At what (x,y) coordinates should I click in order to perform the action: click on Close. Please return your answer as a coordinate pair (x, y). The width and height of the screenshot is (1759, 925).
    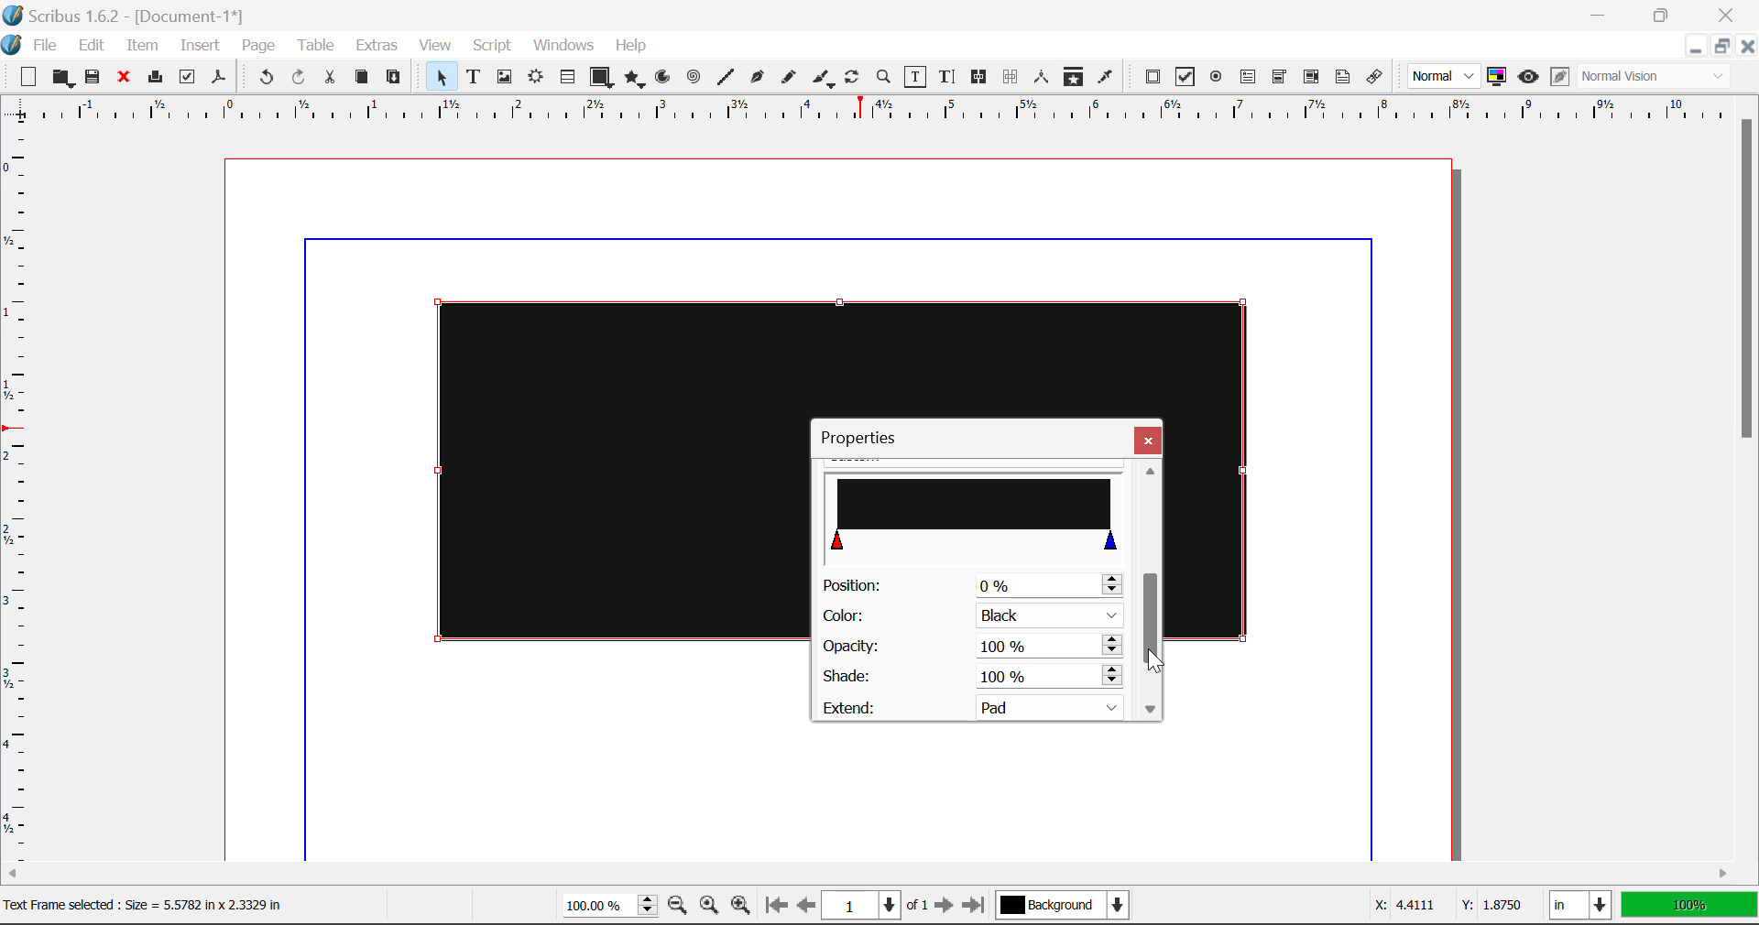
    Looking at the image, I should click on (1730, 13).